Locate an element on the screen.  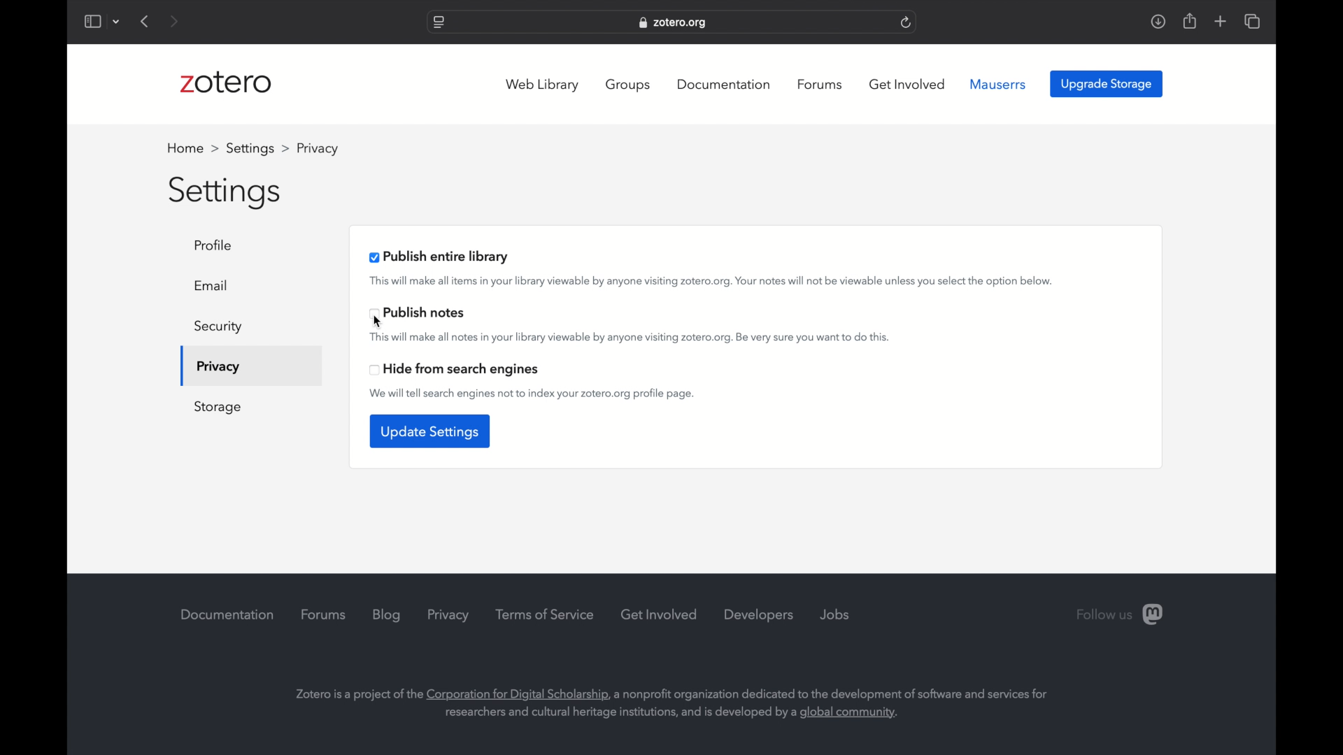
forums is located at coordinates (820, 85).